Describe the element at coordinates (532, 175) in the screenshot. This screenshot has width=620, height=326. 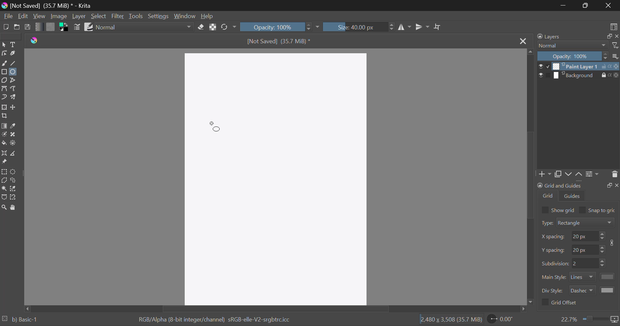
I see `Scroll Bar` at that location.